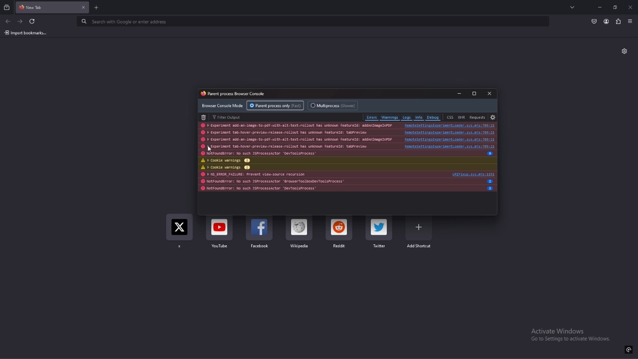 This screenshot has width=638, height=359. What do you see at coordinates (260, 234) in the screenshot?
I see `facebook` at bounding box center [260, 234].